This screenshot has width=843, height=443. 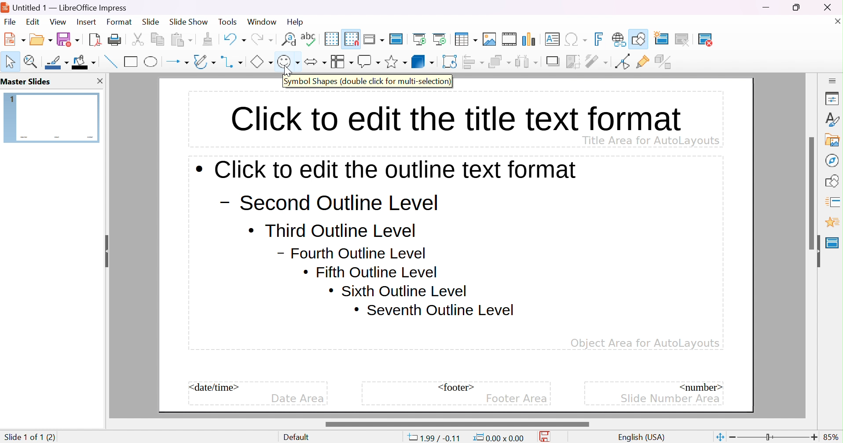 I want to click on shapes, so click(x=834, y=180).